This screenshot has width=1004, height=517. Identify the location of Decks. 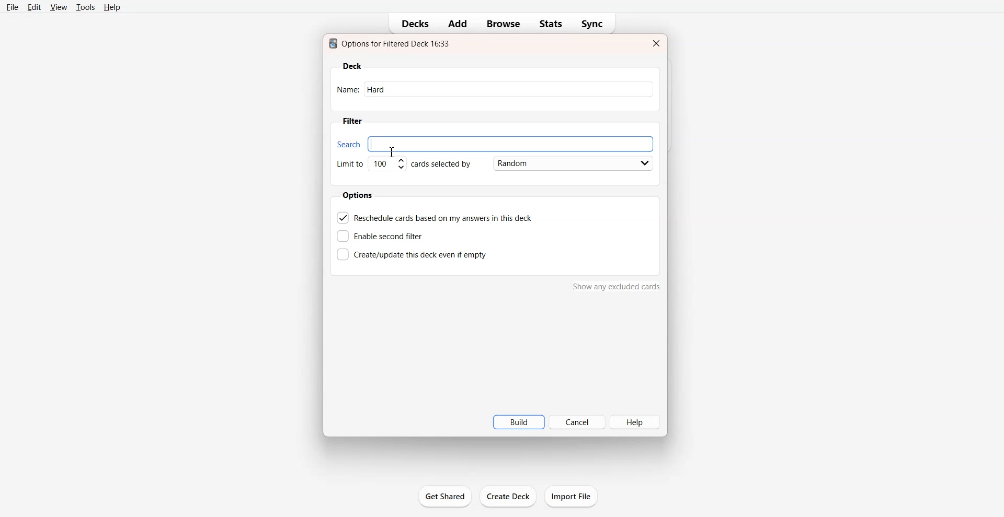
(412, 24).